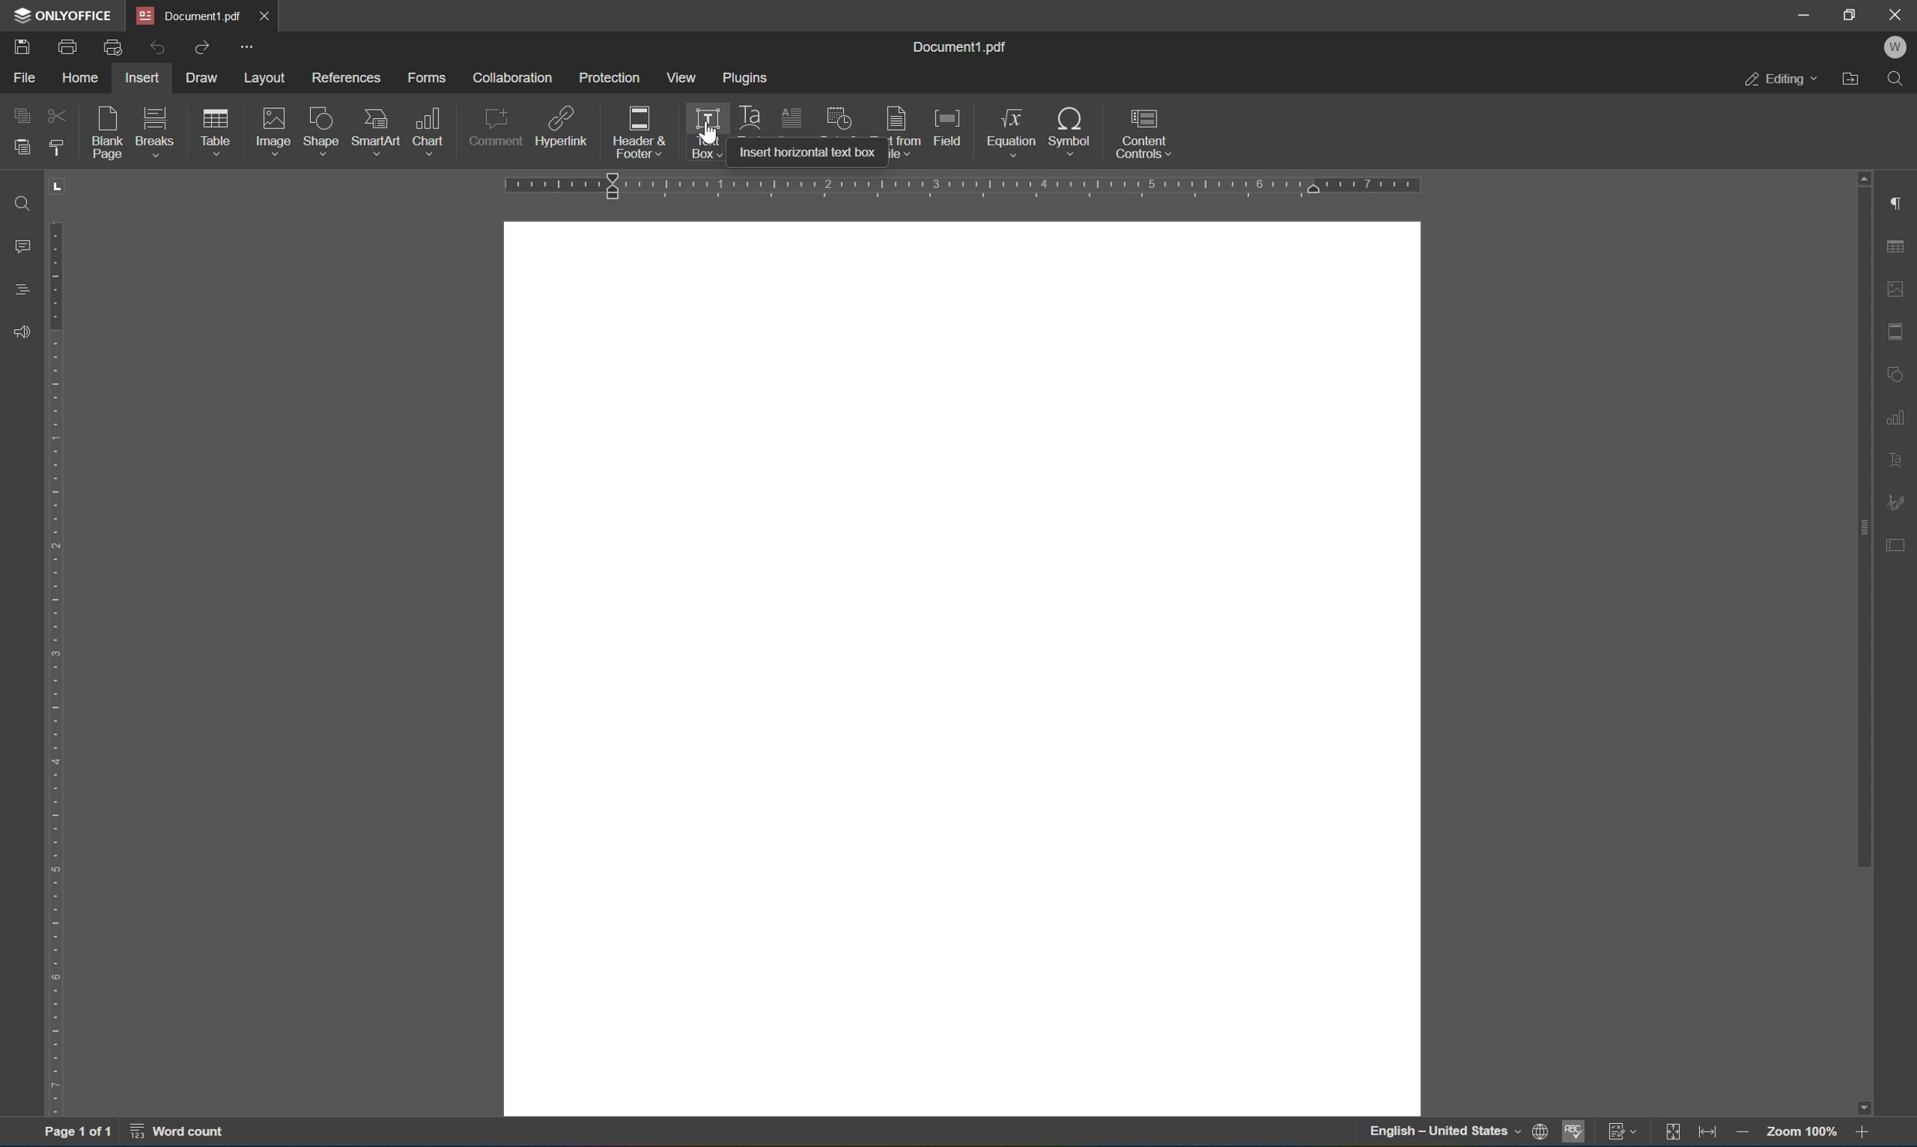 The height and width of the screenshot is (1147, 1917). Describe the element at coordinates (83, 78) in the screenshot. I see `home` at that location.